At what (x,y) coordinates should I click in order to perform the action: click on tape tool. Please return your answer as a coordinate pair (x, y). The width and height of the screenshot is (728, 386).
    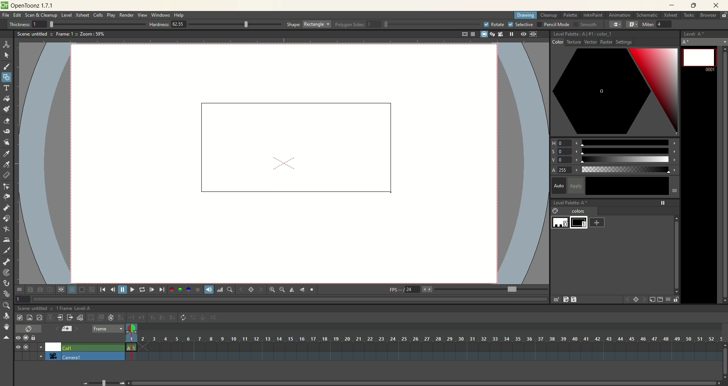
    Looking at the image, I should click on (6, 131).